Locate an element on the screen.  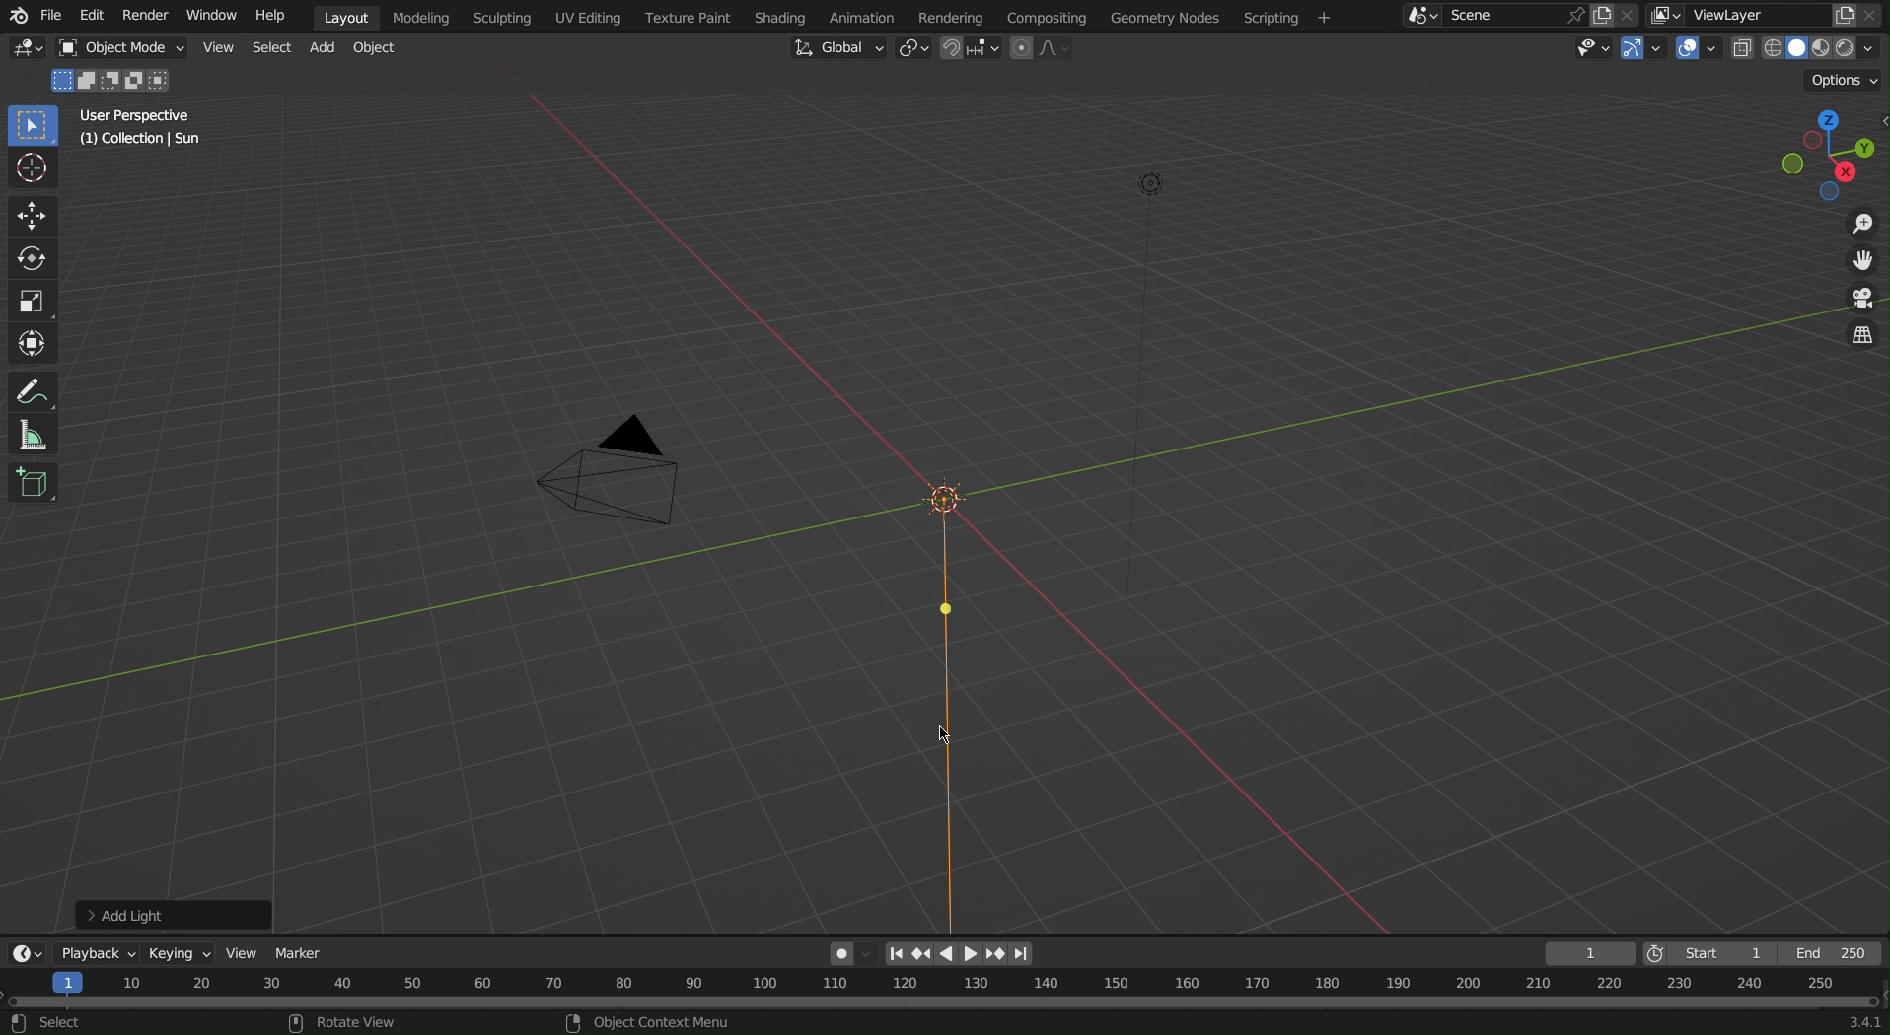
Measure is located at coordinates (36, 434).